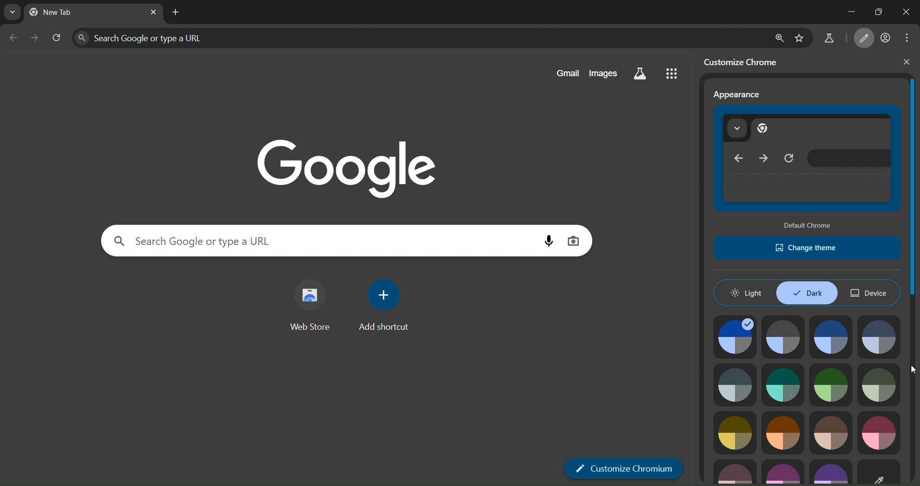  What do you see at coordinates (738, 385) in the screenshot?
I see `theme` at bounding box center [738, 385].